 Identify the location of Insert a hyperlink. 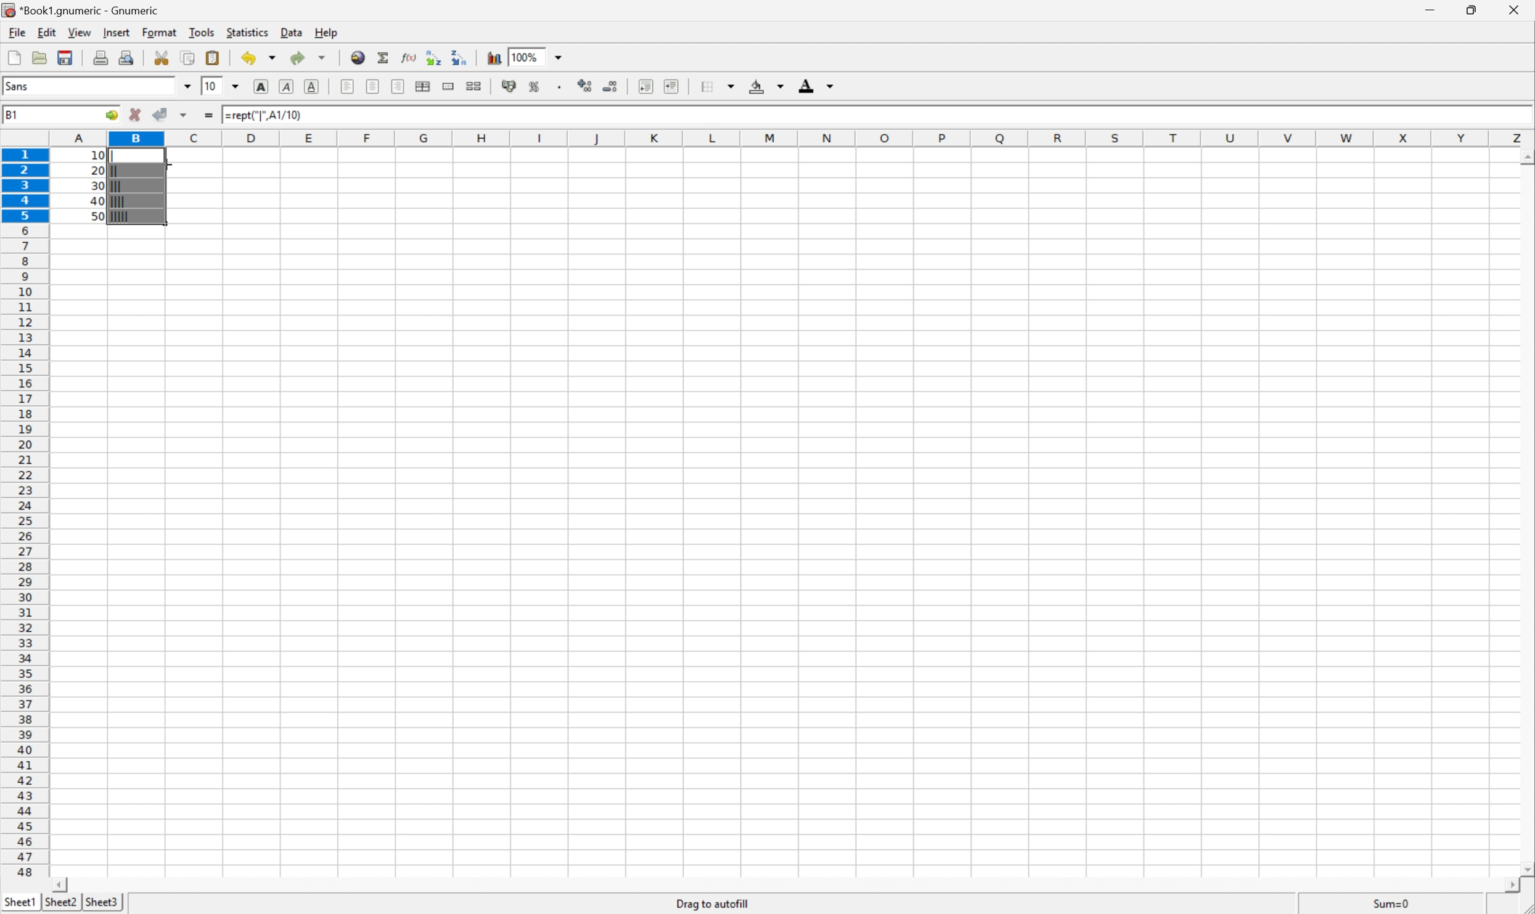
(359, 57).